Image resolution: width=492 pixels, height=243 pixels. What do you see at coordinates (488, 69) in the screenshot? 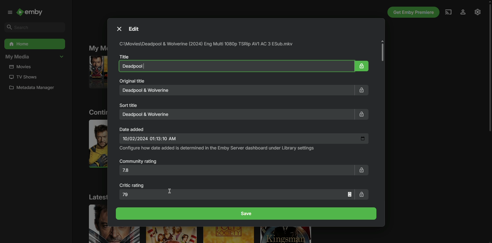
I see `Scroll` at bounding box center [488, 69].